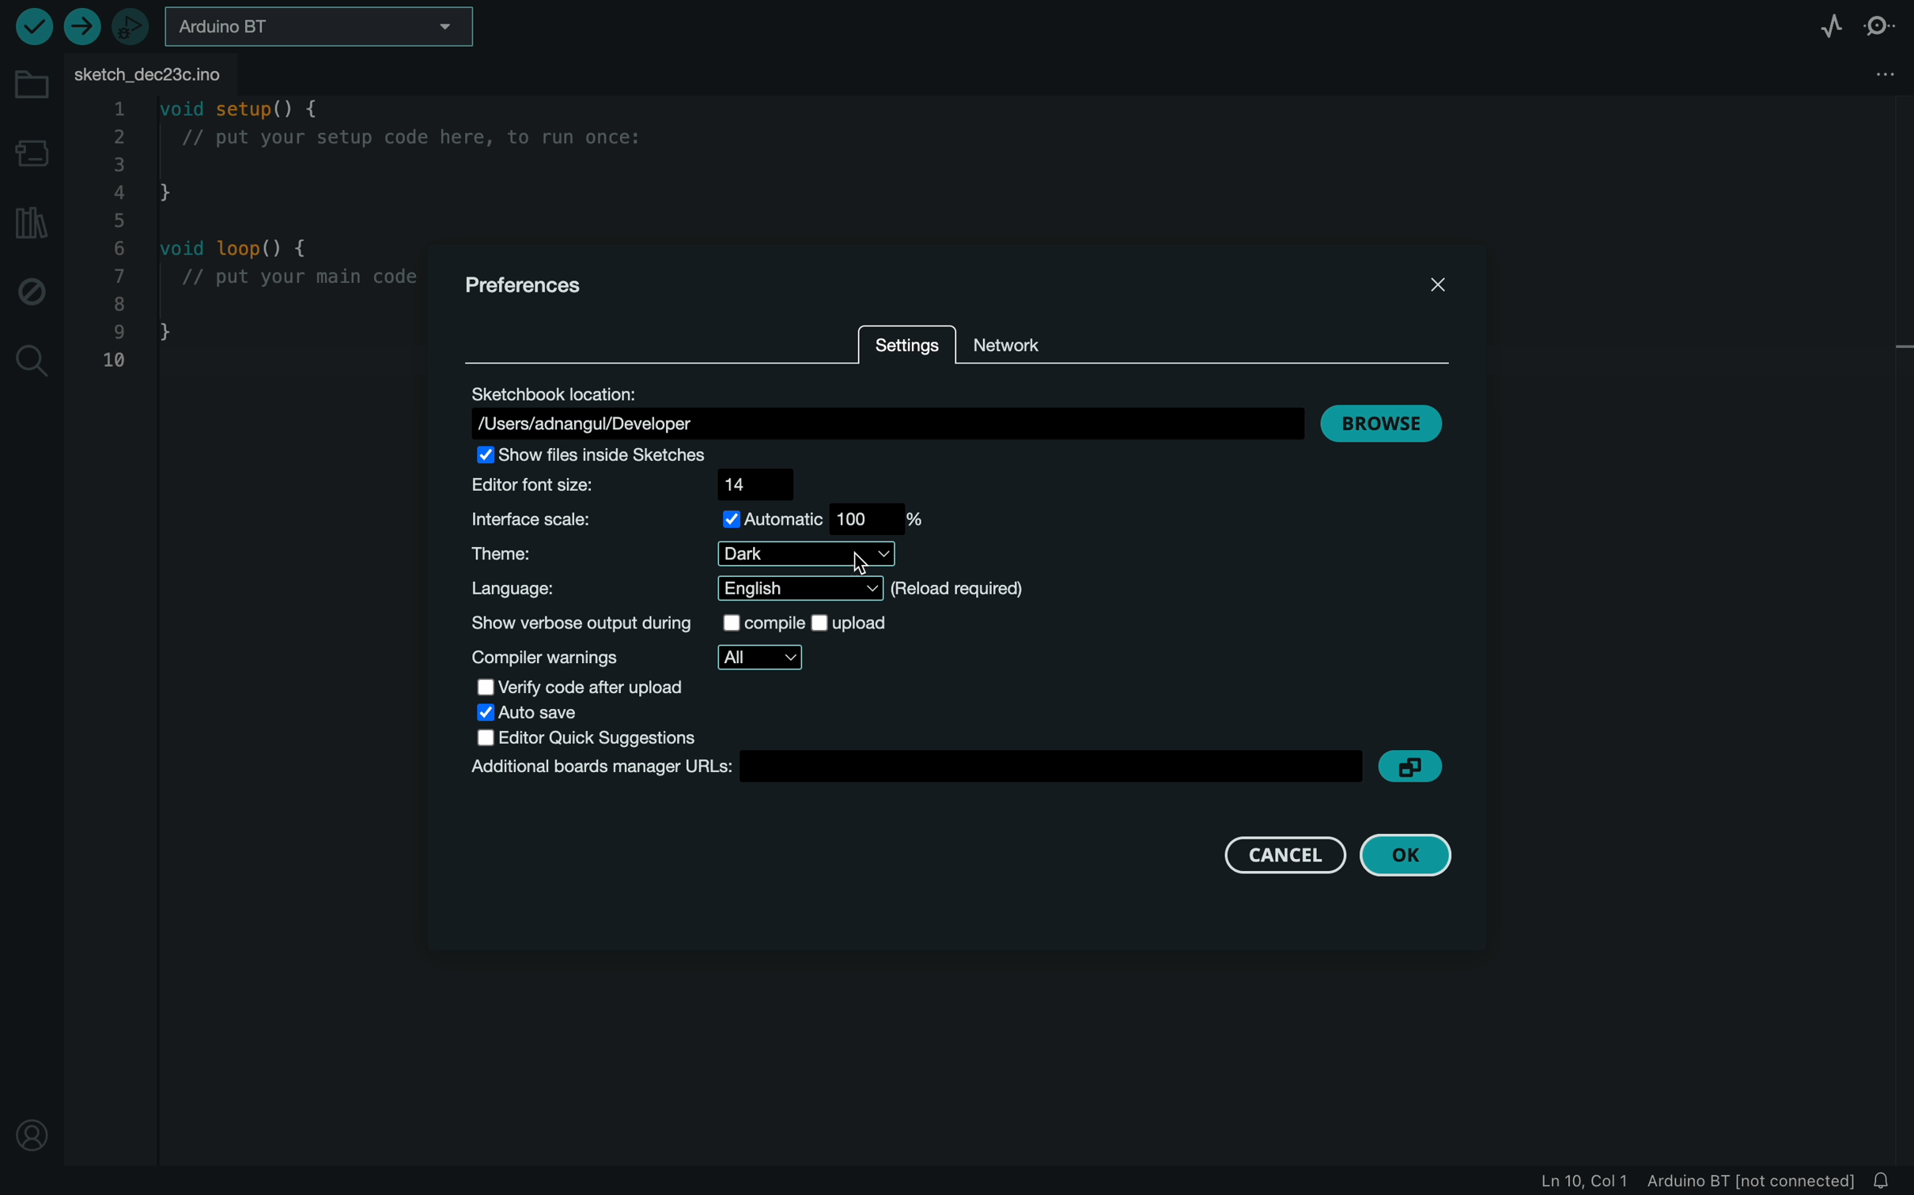 The height and width of the screenshot is (1195, 1914). I want to click on cancel, so click(1285, 854).